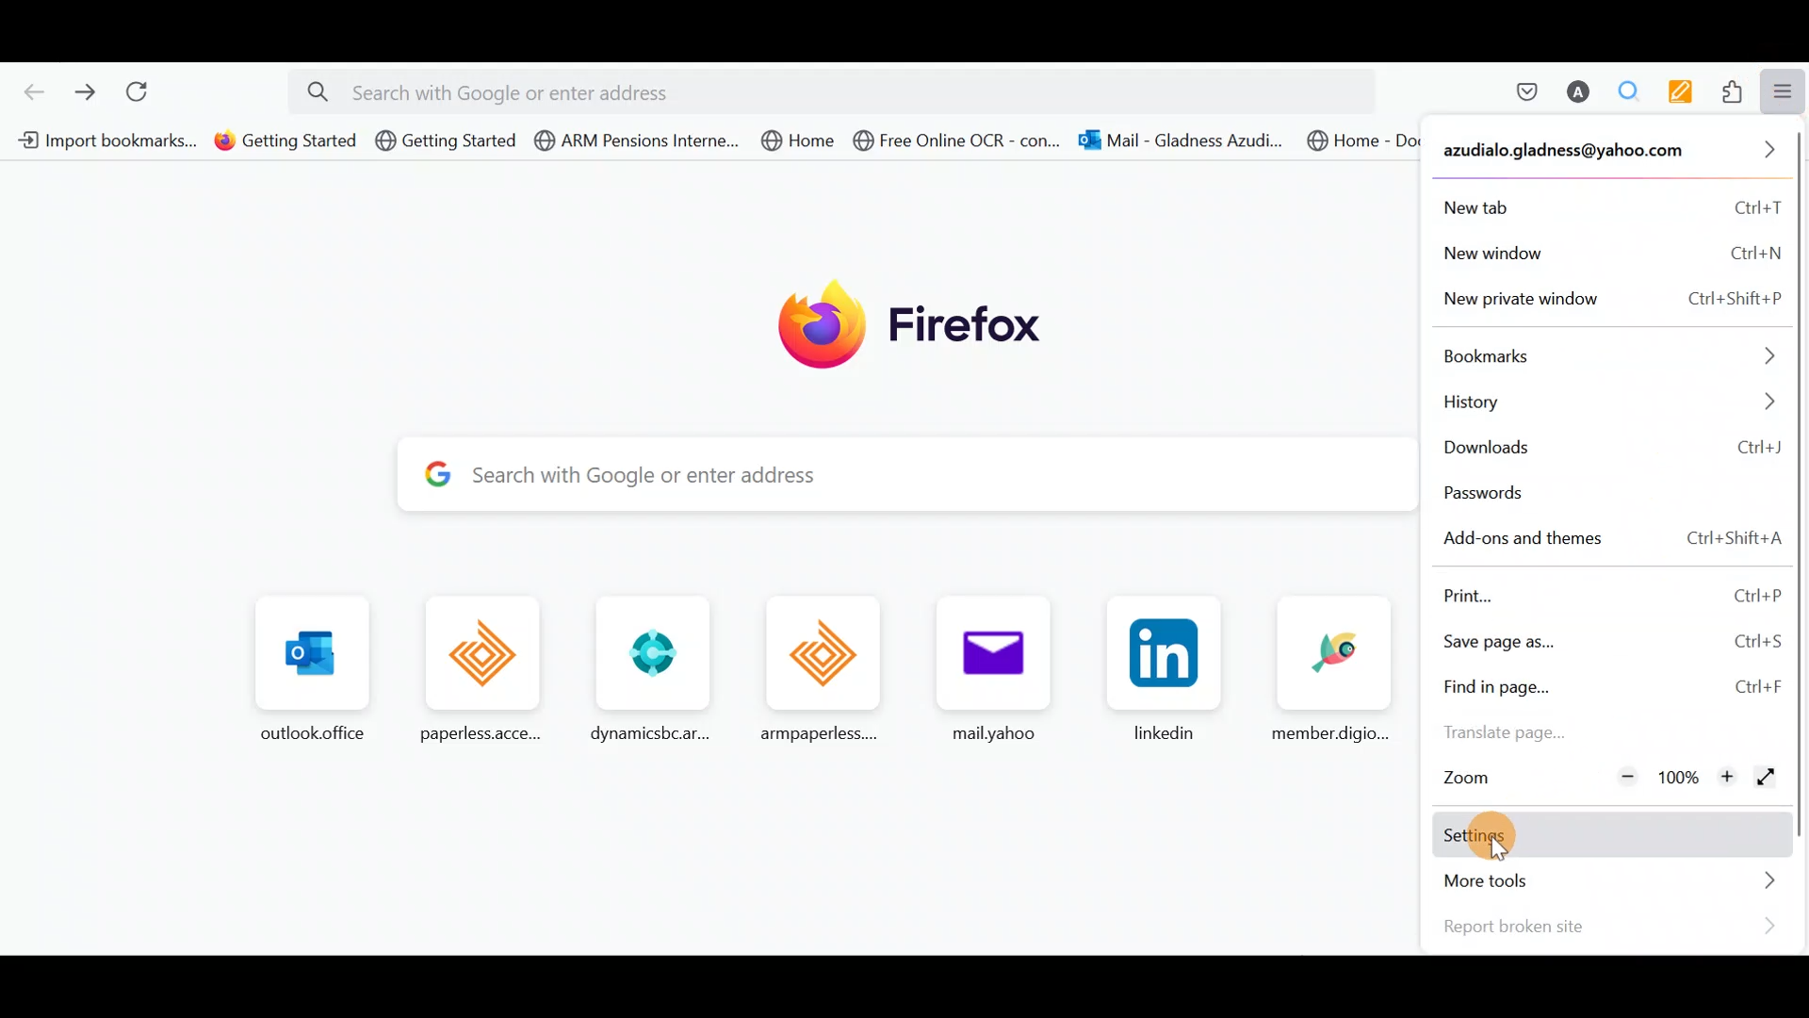 The height and width of the screenshot is (1018, 1809). I want to click on History, so click(1609, 402).